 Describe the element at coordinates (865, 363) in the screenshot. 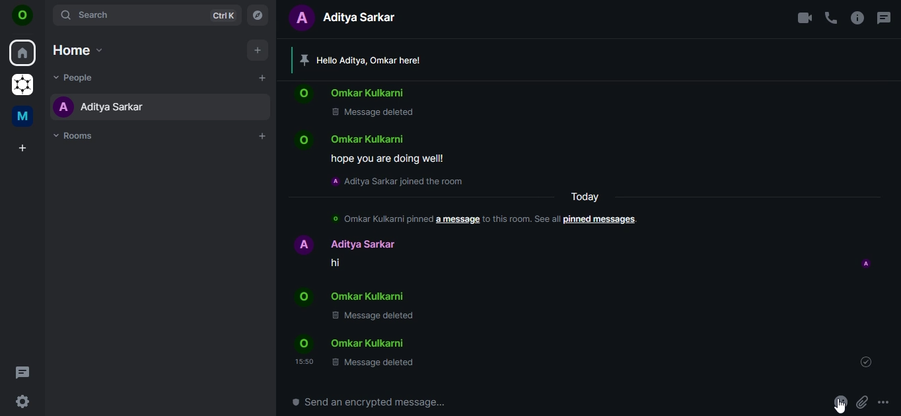

I see `message sent` at that location.